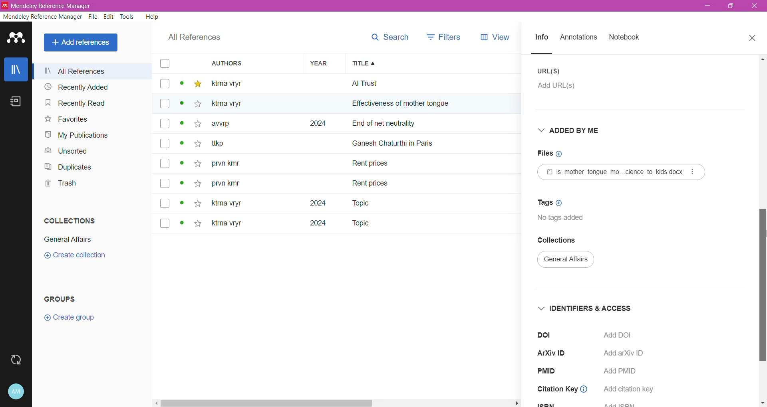 This screenshot has width=767, height=407. Describe the element at coordinates (197, 182) in the screenshot. I see `star` at that location.